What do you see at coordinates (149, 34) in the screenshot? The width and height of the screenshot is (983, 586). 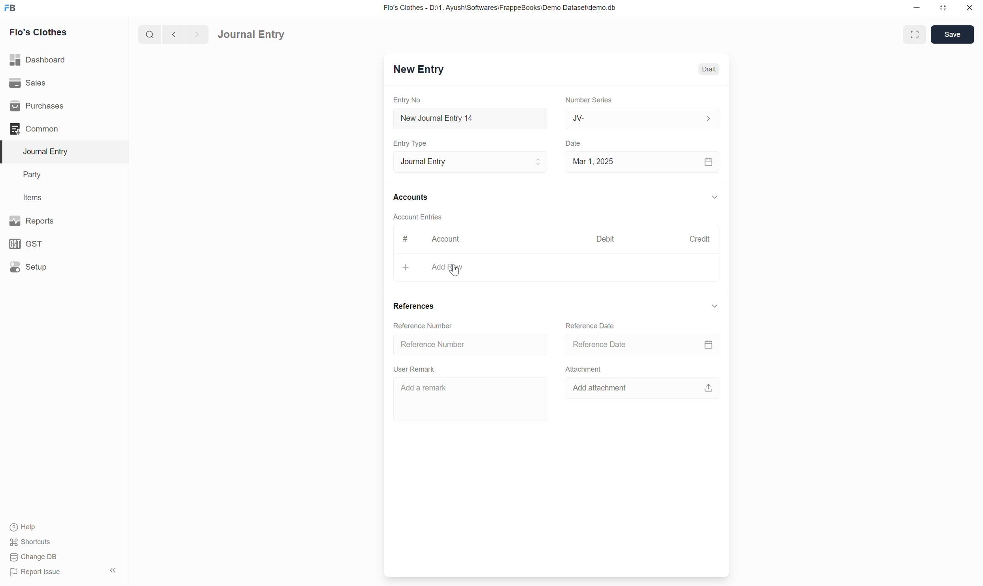 I see `search` at bounding box center [149, 34].